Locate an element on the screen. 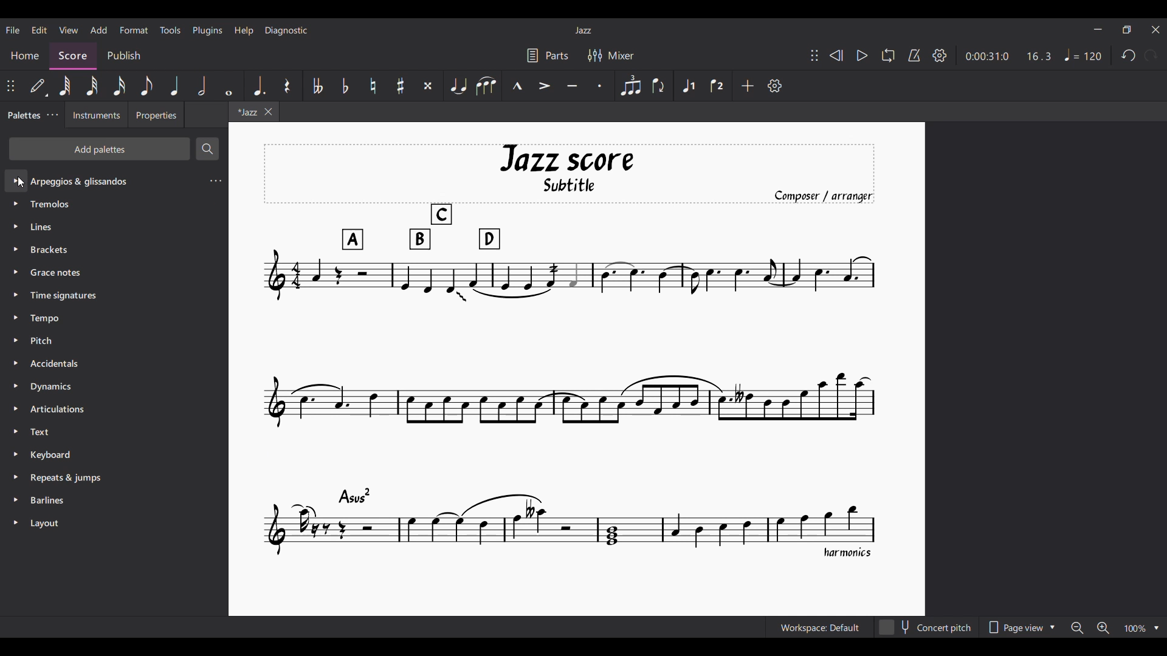 The height and width of the screenshot is (656, 1167). Current score is located at coordinates (569, 352).